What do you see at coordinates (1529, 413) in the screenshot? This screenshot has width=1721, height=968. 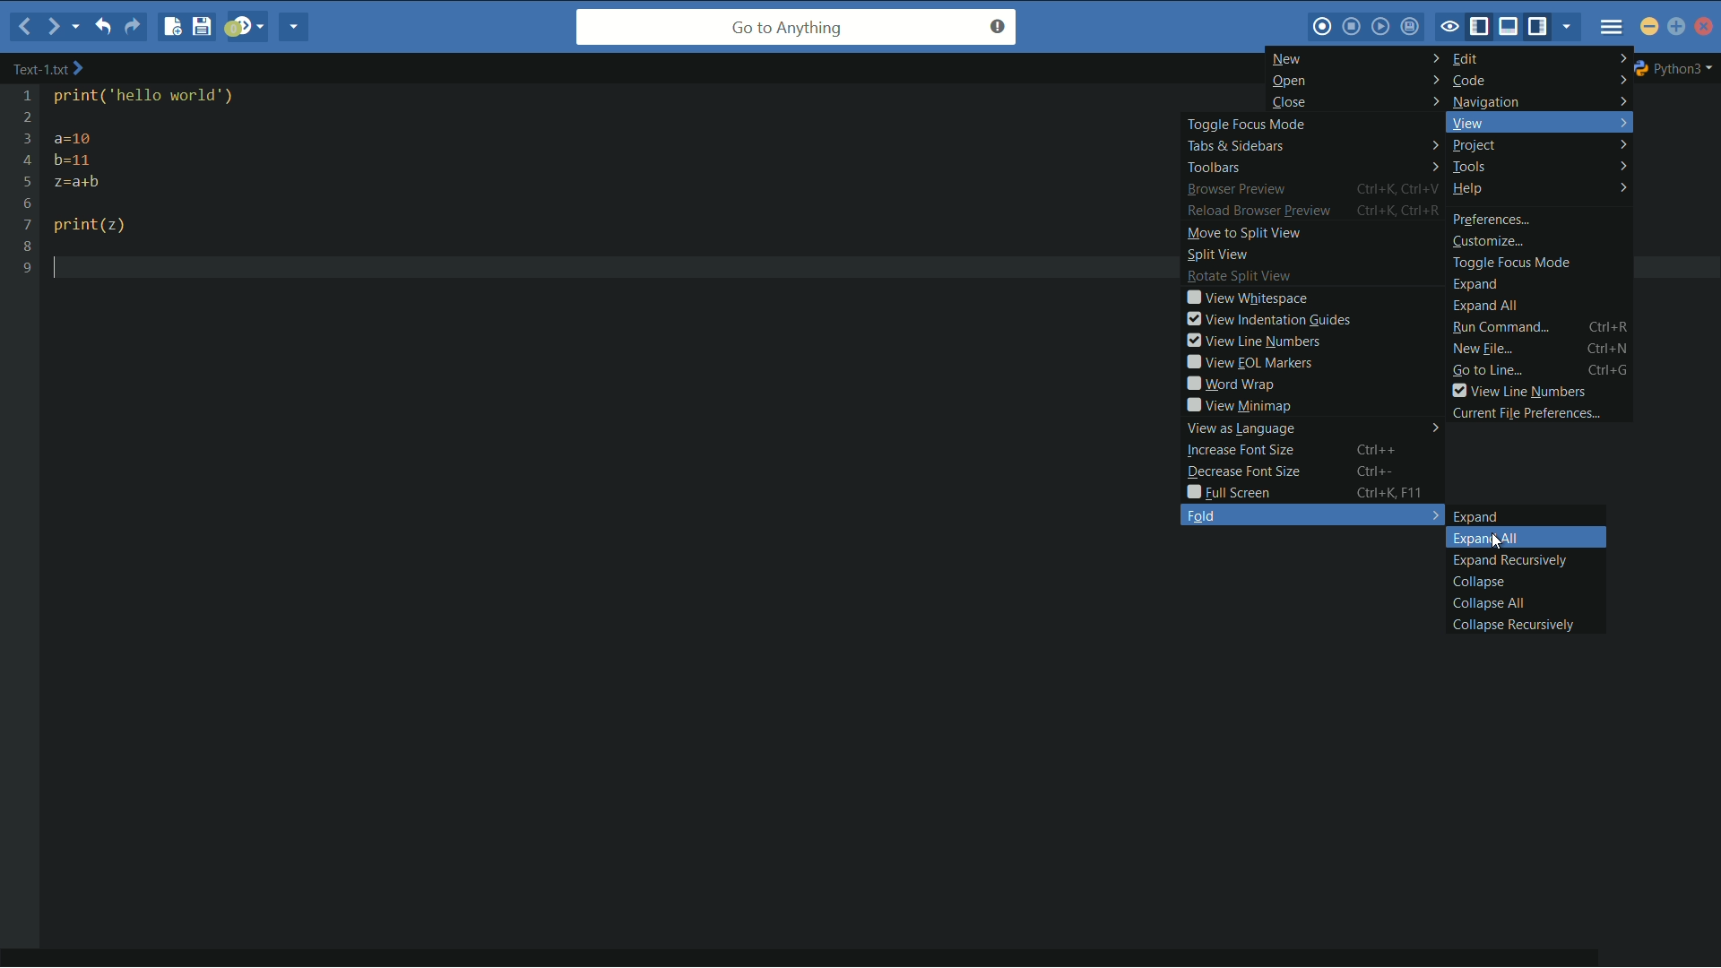 I see `current file preferences` at bounding box center [1529, 413].